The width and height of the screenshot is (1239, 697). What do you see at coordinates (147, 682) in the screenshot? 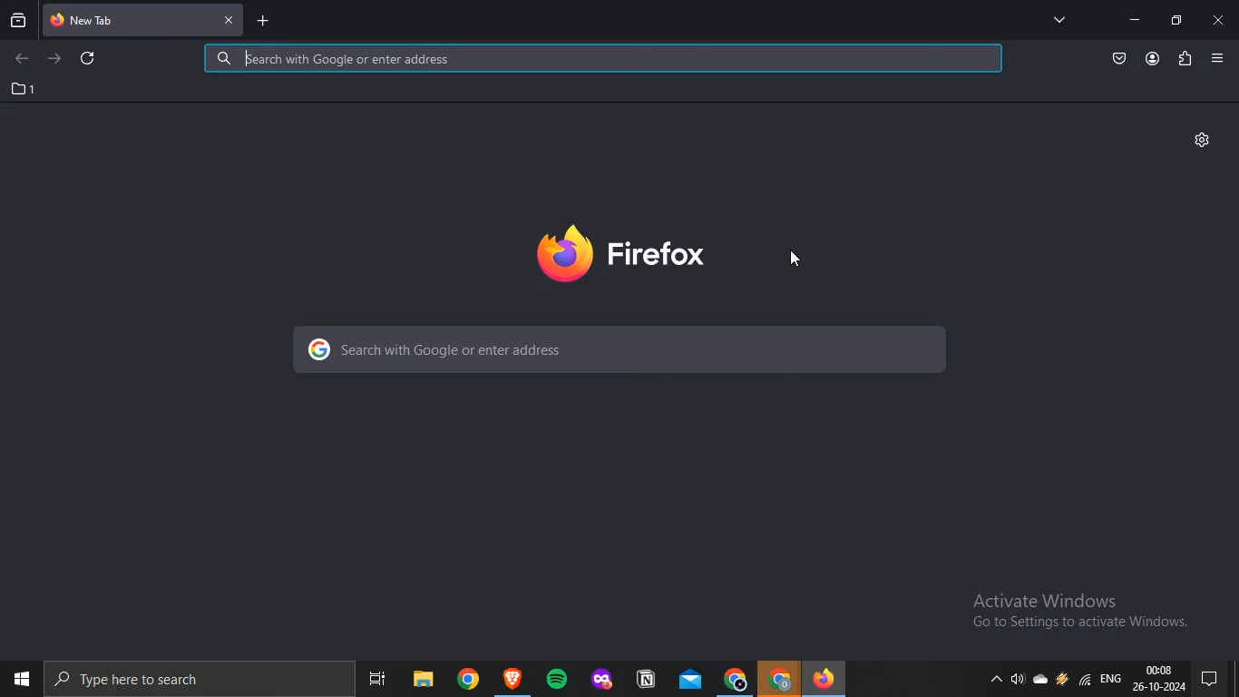
I see `Type here to search` at bounding box center [147, 682].